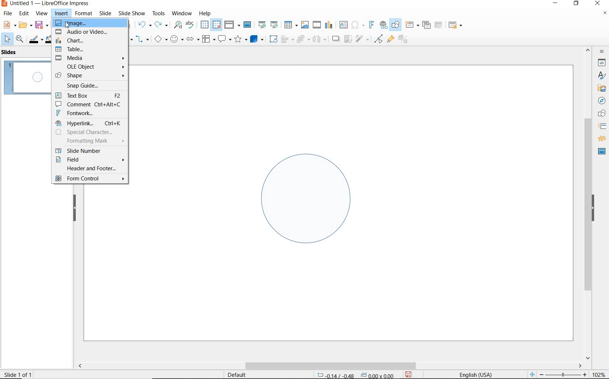  What do you see at coordinates (556, 4) in the screenshot?
I see `minimize` at bounding box center [556, 4].